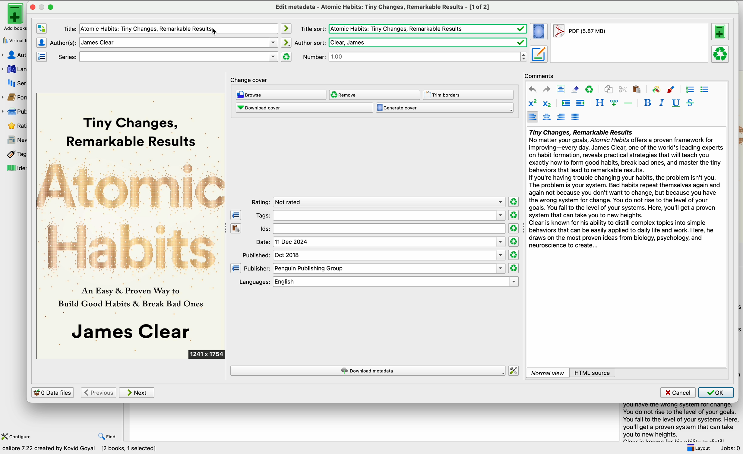  I want to click on paste the contents of the clipboard, so click(236, 228).